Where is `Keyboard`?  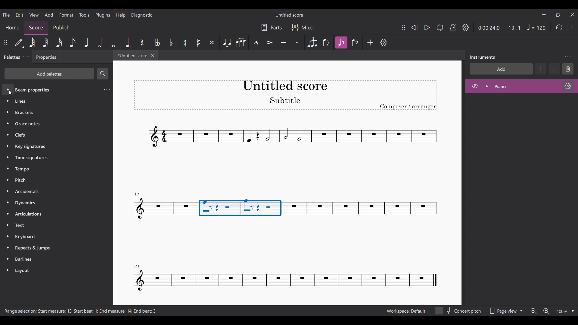
Keyboard is located at coordinates (52, 236).